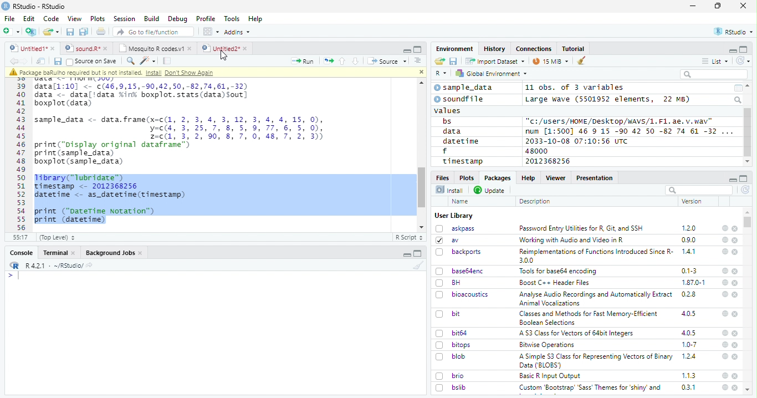 The width and height of the screenshot is (757, 398). What do you see at coordinates (574, 49) in the screenshot?
I see `Tutorial` at bounding box center [574, 49].